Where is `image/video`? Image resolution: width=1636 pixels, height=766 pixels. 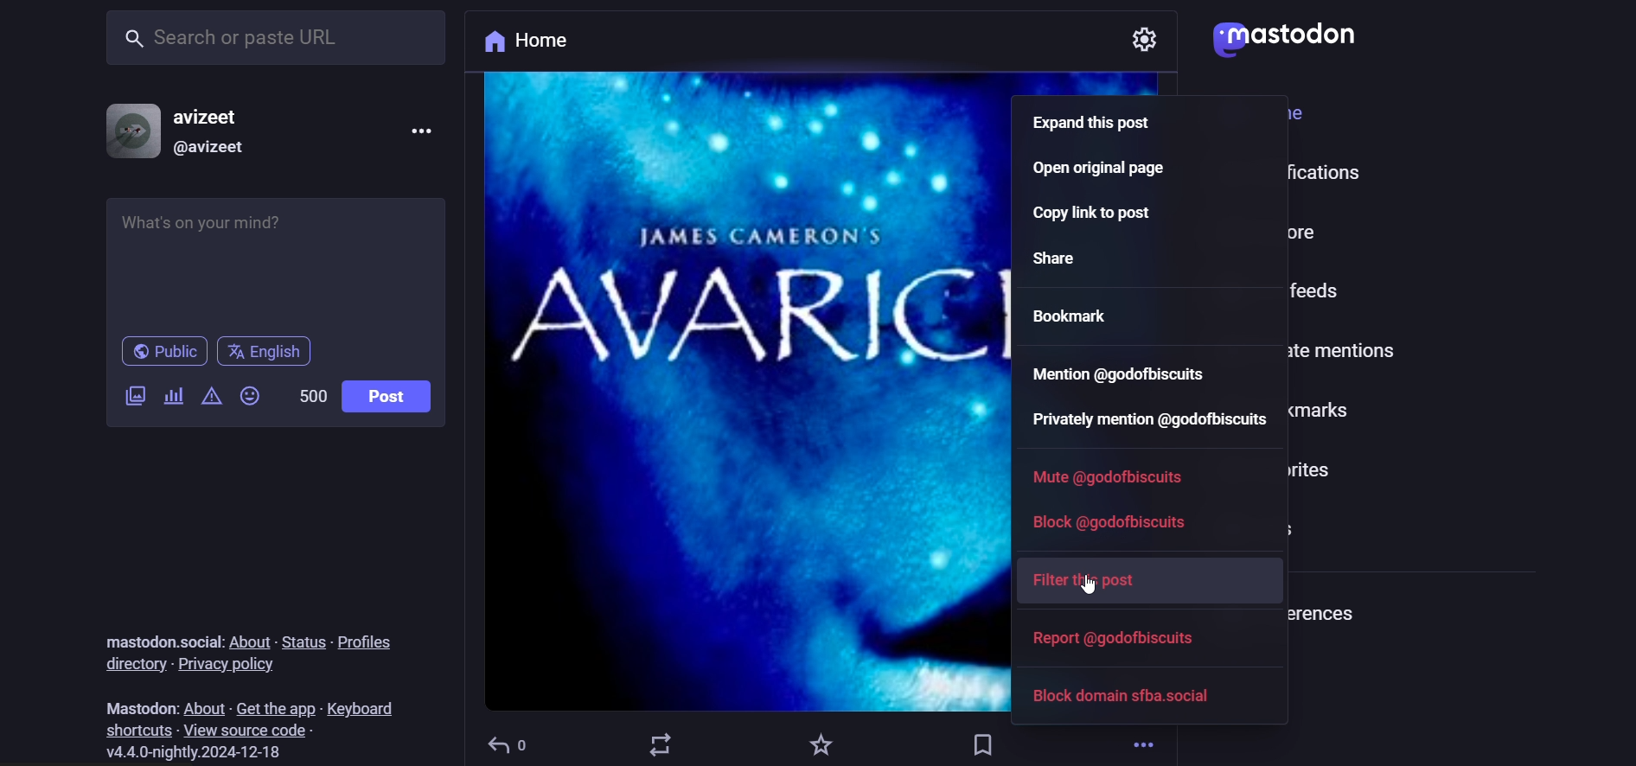
image/video is located at coordinates (133, 393).